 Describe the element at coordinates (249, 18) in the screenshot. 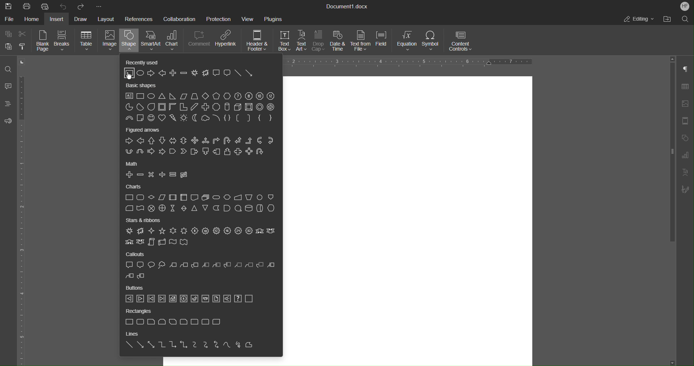

I see `View` at that location.